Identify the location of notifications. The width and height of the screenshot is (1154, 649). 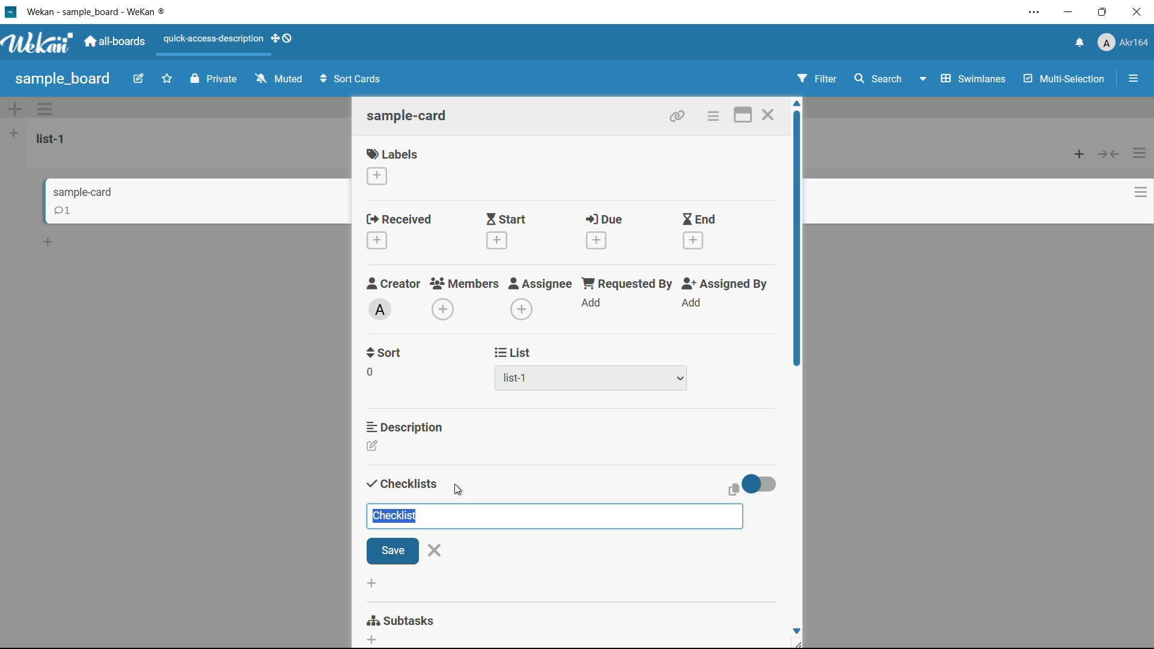
(1081, 43).